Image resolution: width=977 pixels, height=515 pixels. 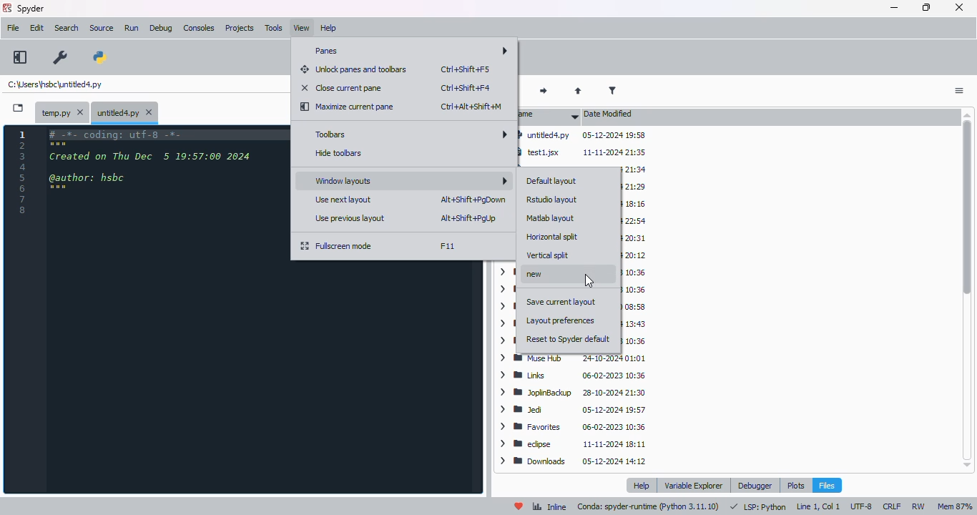 I want to click on Music, so click(x=632, y=340).